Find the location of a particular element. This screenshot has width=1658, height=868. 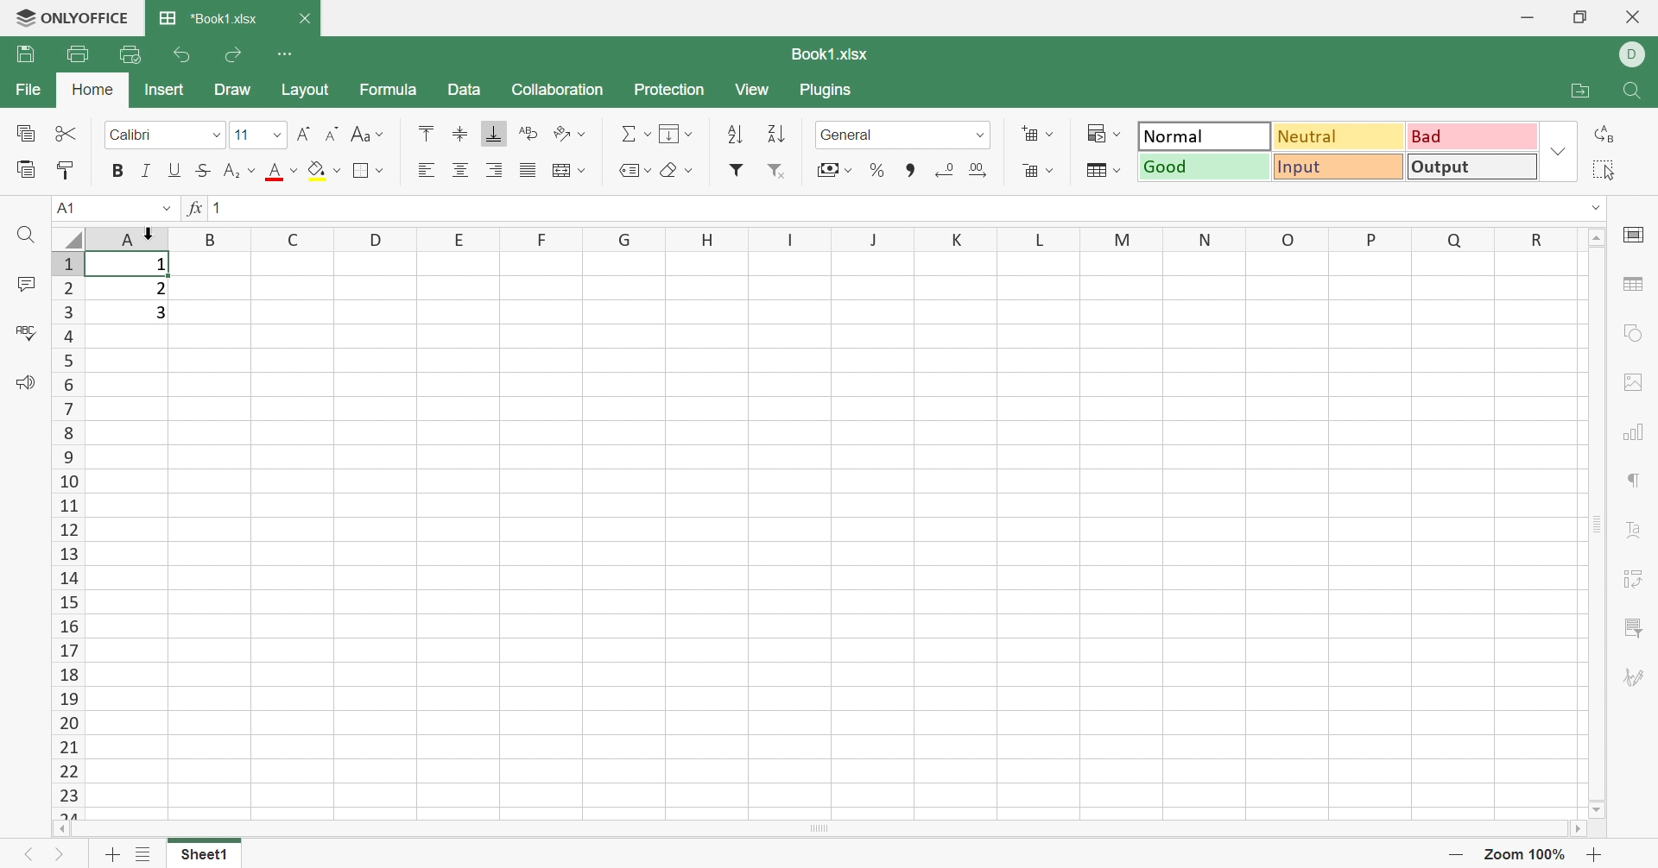

Sort ascending is located at coordinates (735, 135).